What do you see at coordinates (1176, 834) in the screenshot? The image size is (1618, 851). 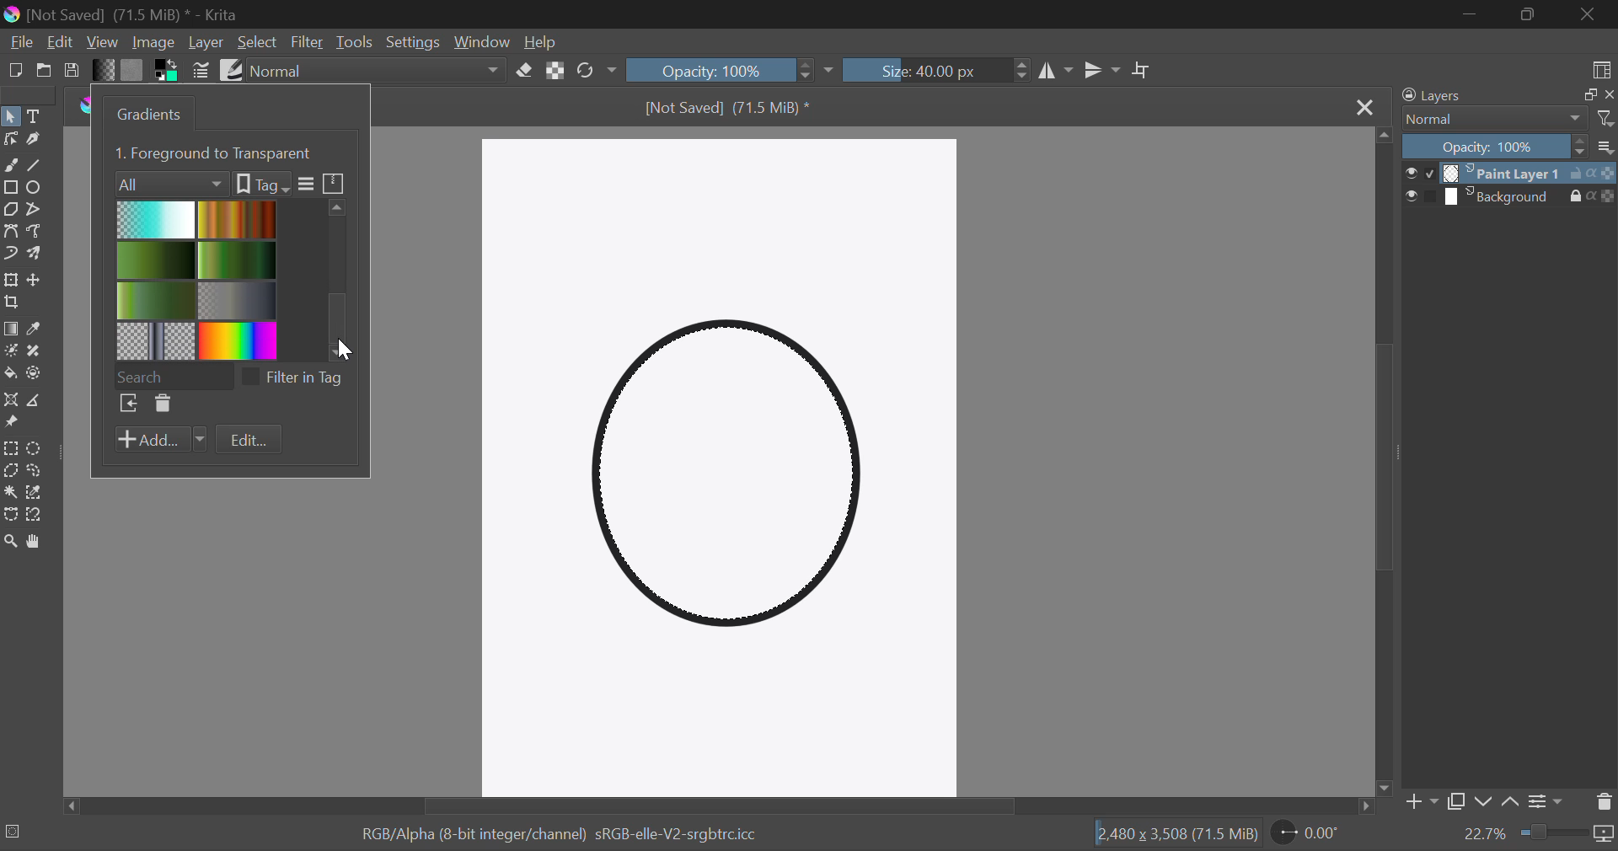 I see `12,480 x 3,508 (71.5 MiB)` at bounding box center [1176, 834].